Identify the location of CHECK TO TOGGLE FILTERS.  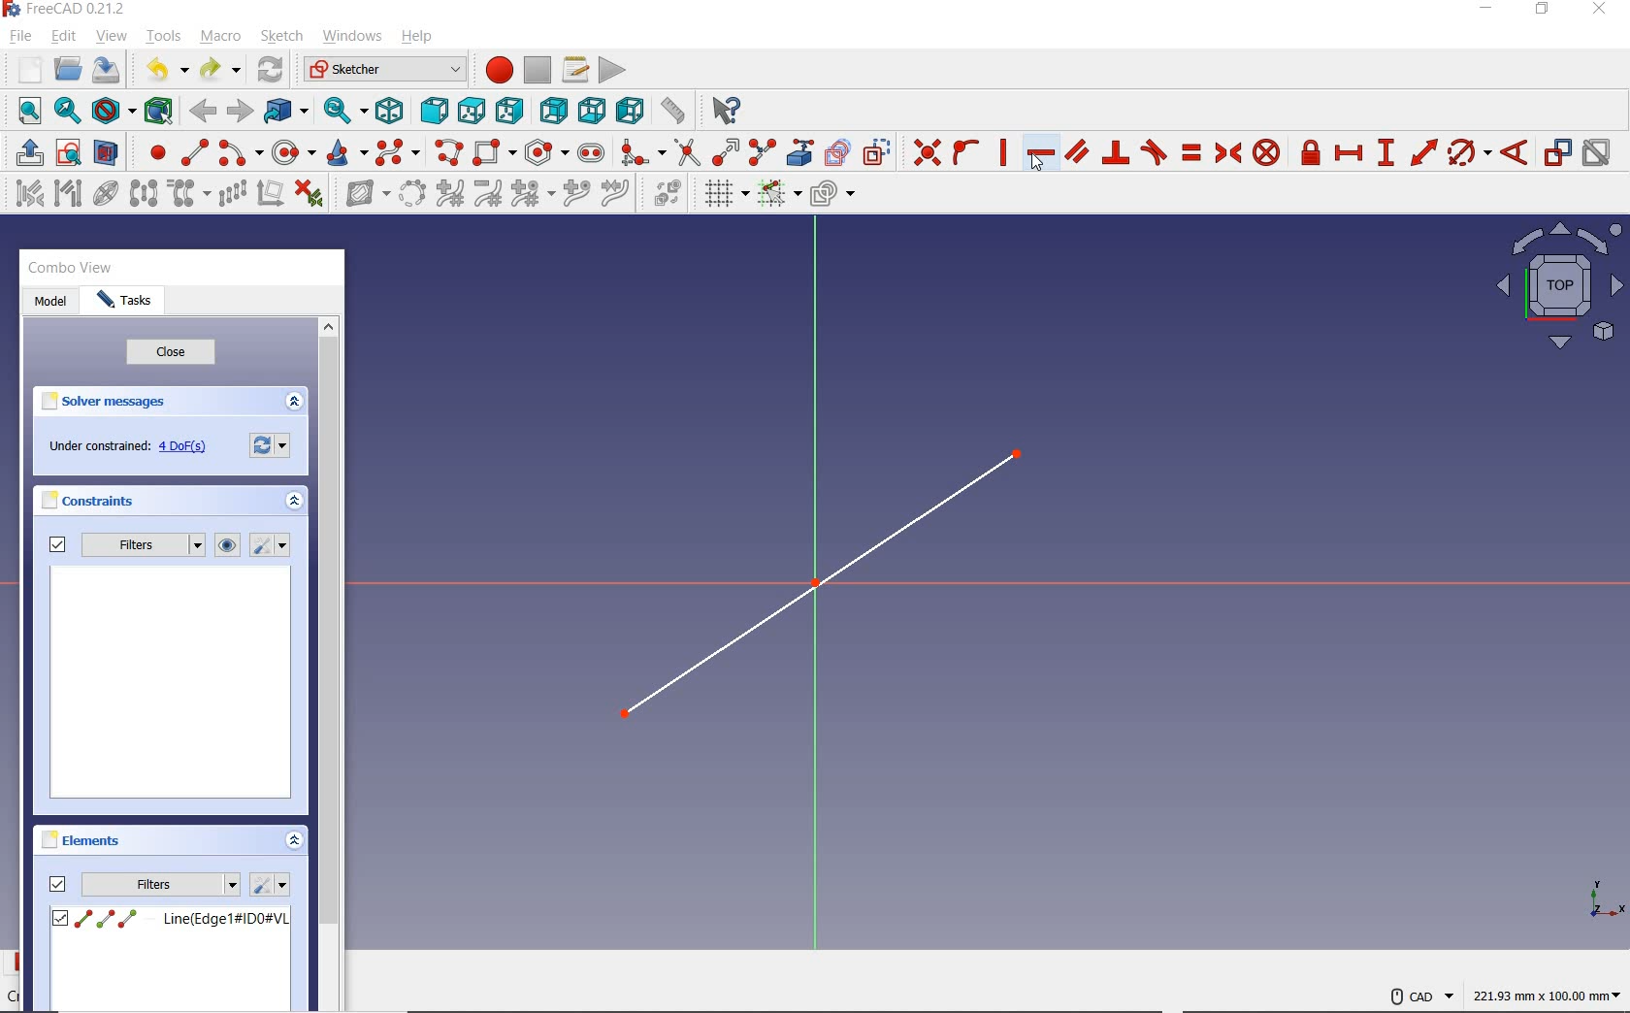
(55, 545).